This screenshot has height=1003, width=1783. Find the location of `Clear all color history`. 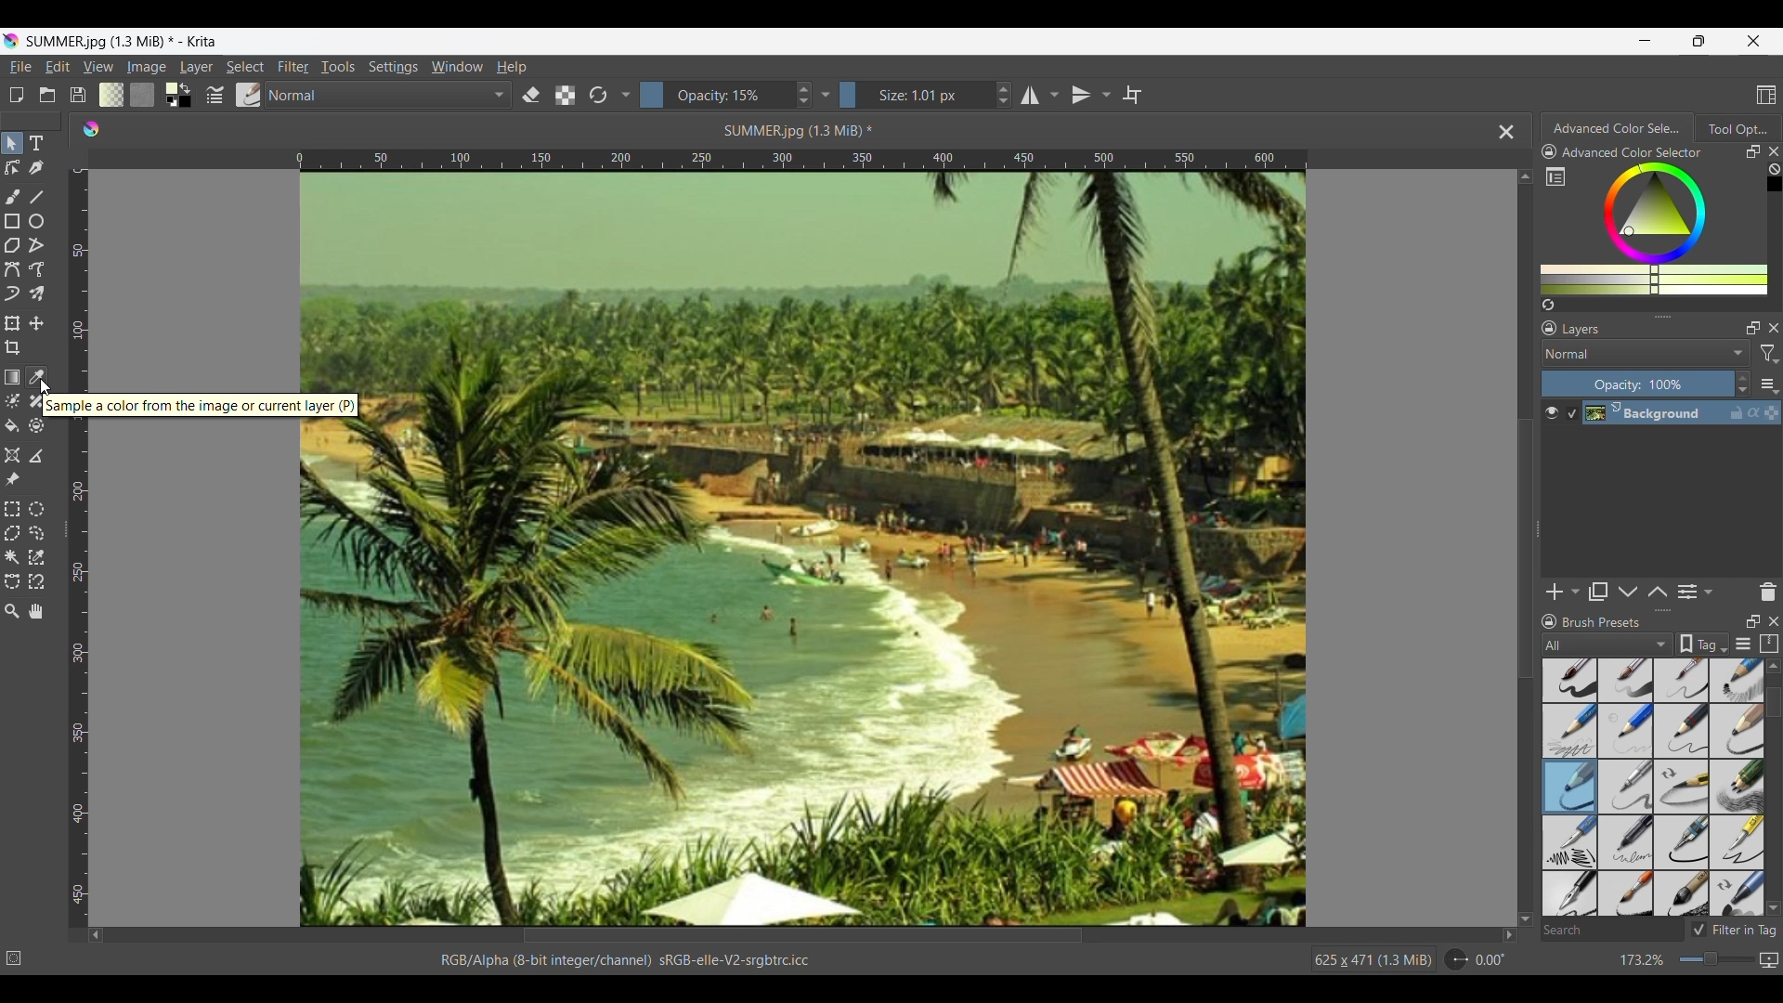

Clear all color history is located at coordinates (1774, 169).